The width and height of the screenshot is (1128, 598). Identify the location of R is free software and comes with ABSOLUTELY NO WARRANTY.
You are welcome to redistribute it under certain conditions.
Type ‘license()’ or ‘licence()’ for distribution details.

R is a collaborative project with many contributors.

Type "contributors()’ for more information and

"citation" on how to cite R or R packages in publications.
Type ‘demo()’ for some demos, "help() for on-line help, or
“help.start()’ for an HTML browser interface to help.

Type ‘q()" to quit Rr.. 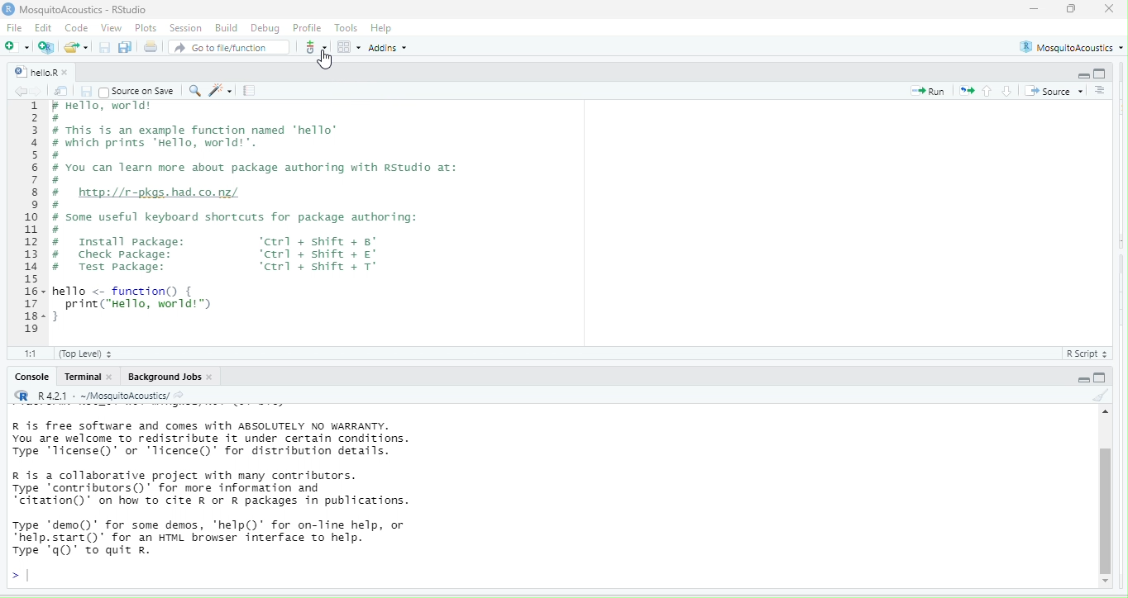
(268, 490).